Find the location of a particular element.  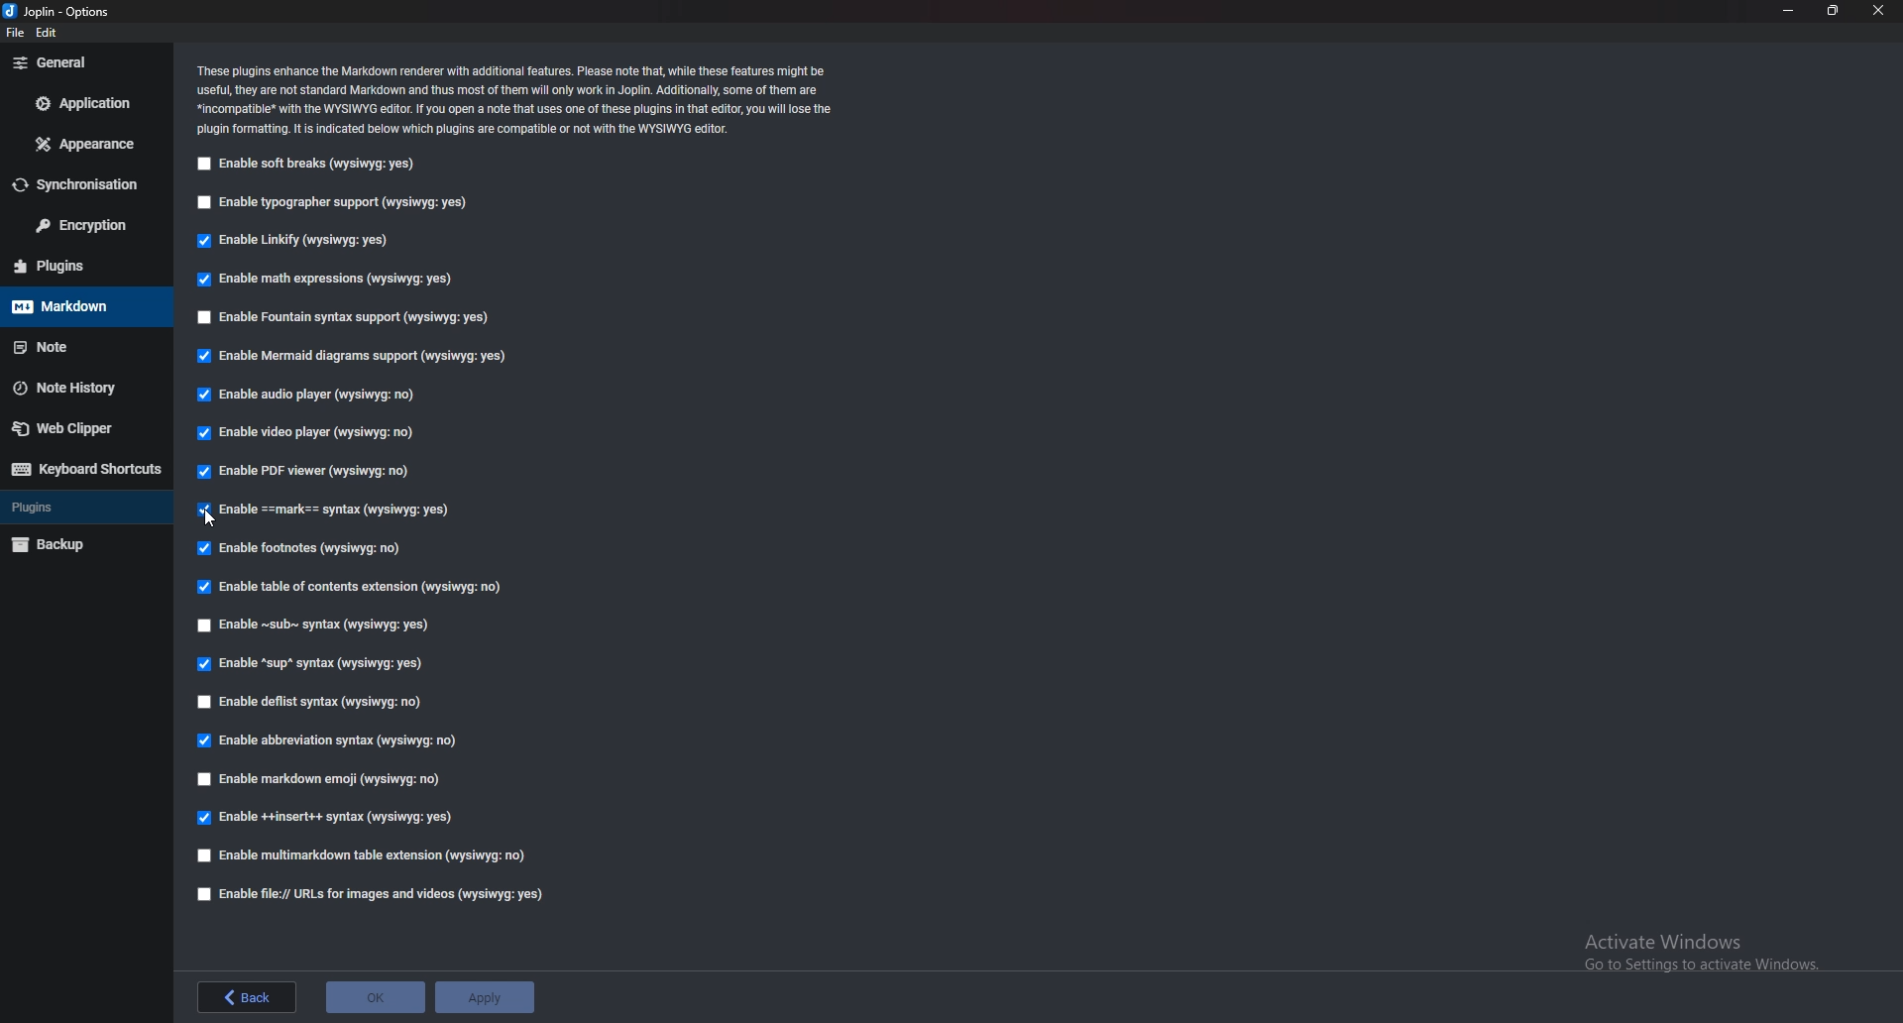

enable table of contents extensions  is located at coordinates (349, 588).